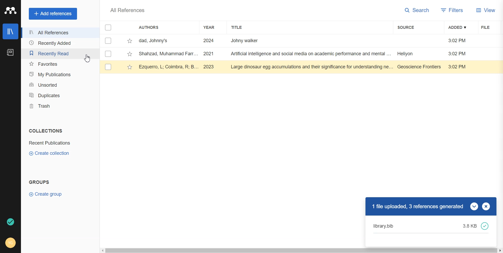  What do you see at coordinates (458, 27) in the screenshot?
I see `Added` at bounding box center [458, 27].